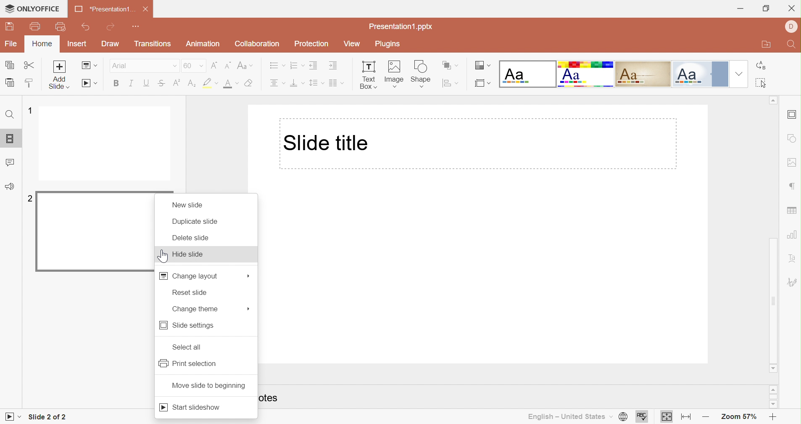  What do you see at coordinates (762, 85) in the screenshot?
I see `Select all` at bounding box center [762, 85].